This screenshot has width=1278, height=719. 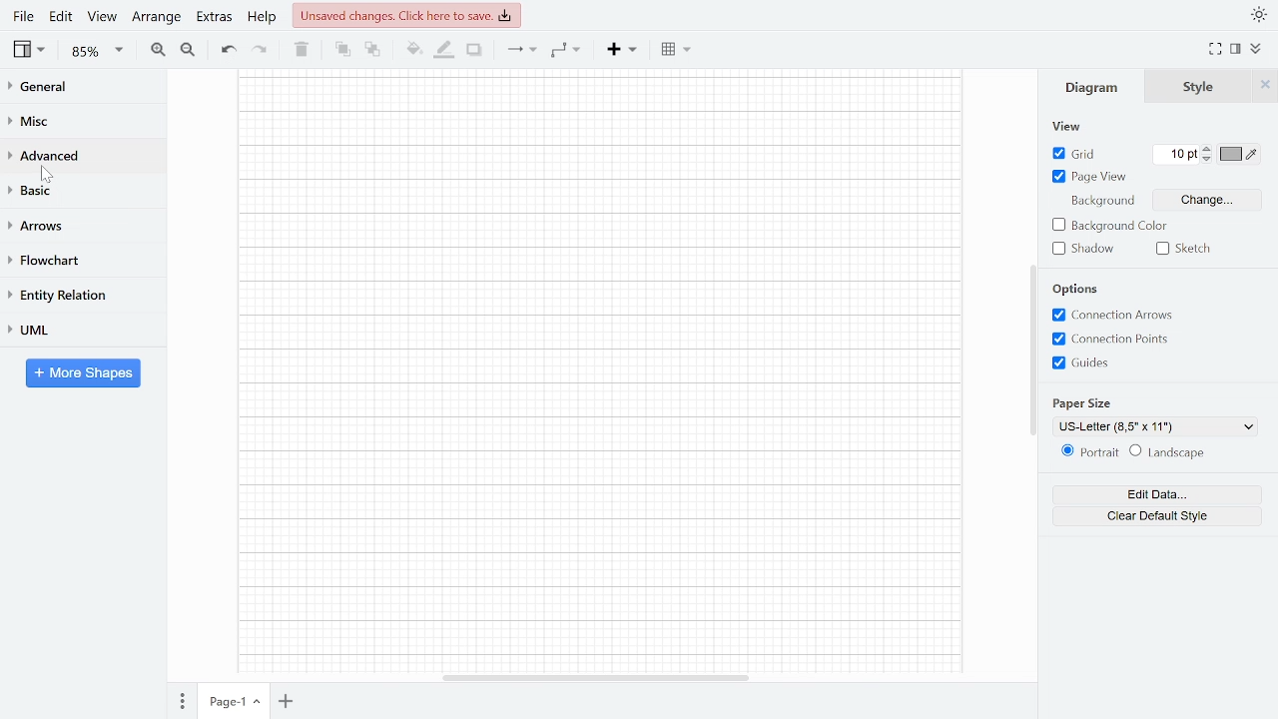 What do you see at coordinates (25, 16) in the screenshot?
I see `File` at bounding box center [25, 16].